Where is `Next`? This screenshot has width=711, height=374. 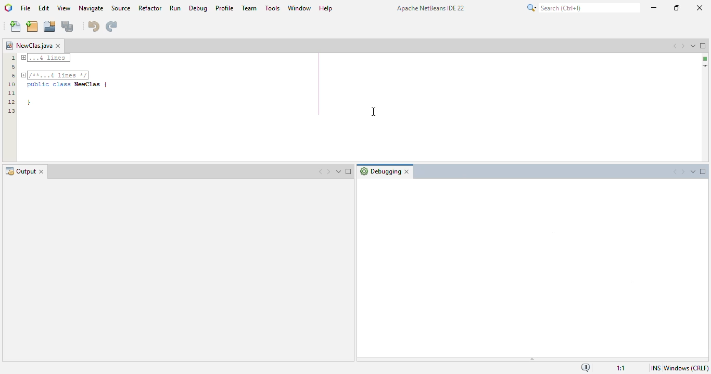
Next is located at coordinates (683, 172).